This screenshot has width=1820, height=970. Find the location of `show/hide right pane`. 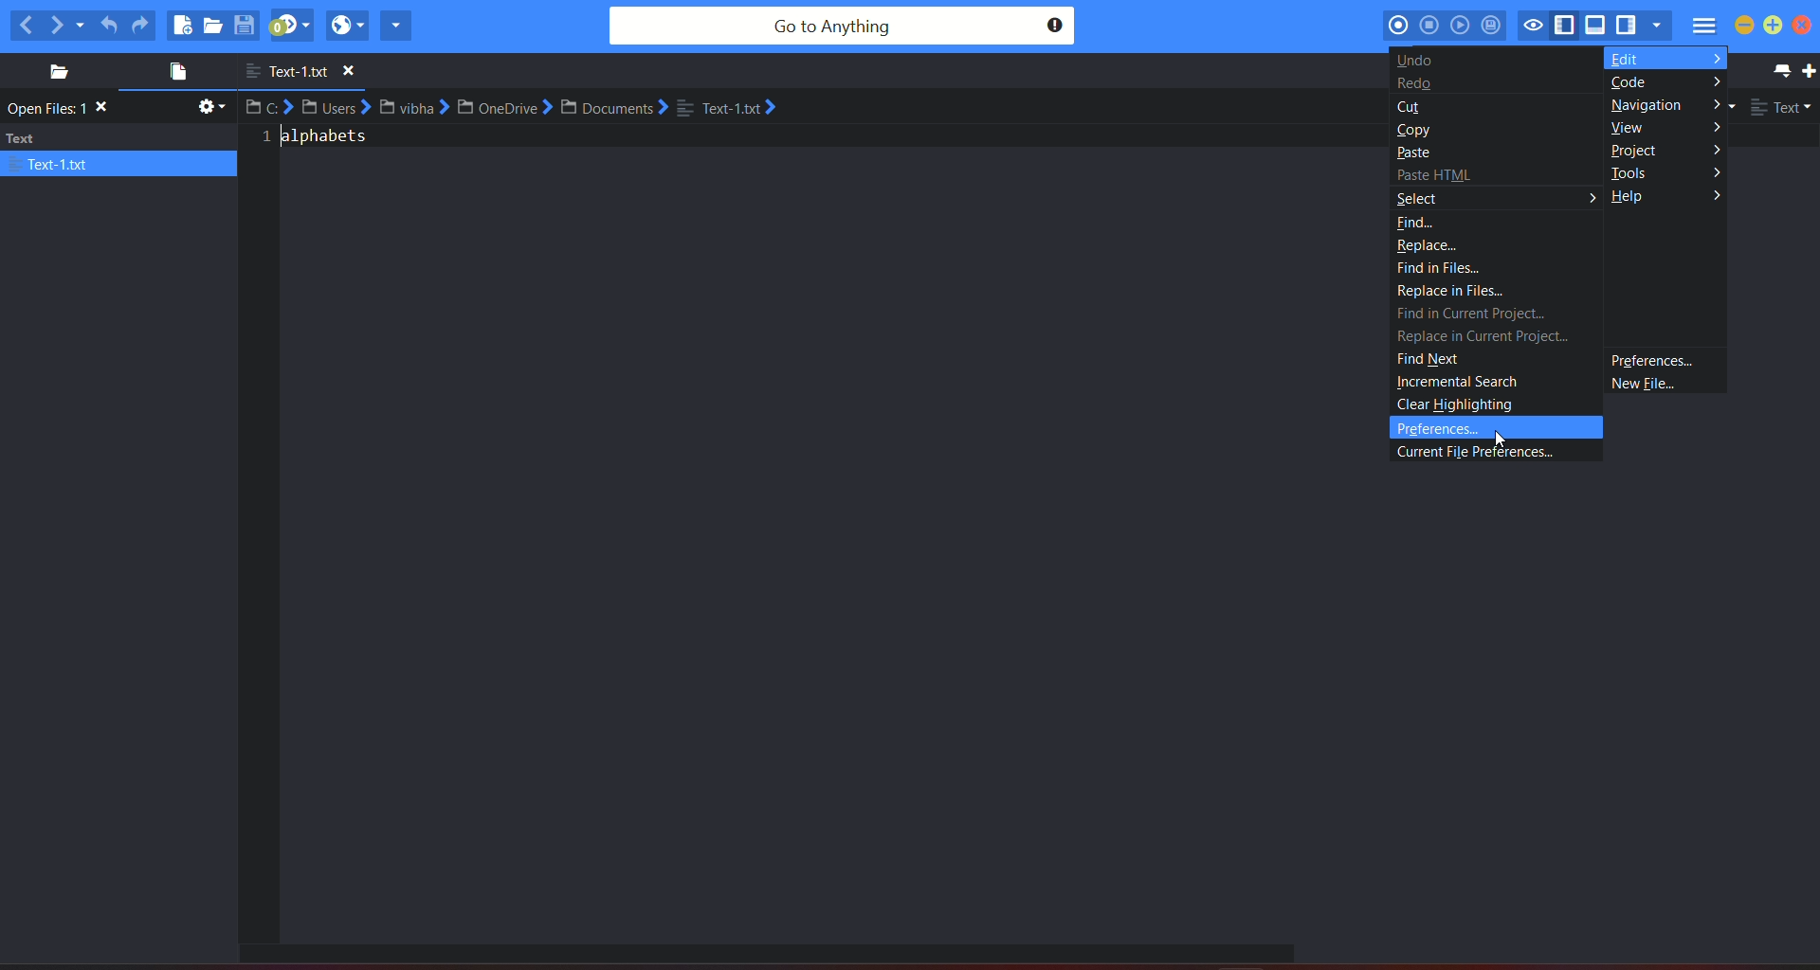

show/hide right pane is located at coordinates (1626, 27).